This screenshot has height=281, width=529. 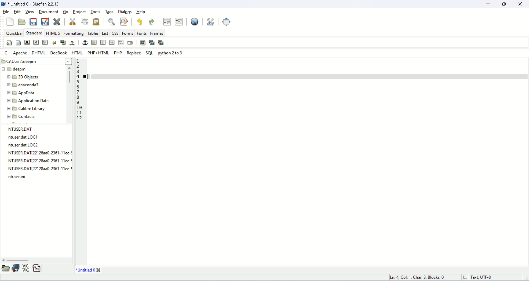 What do you see at coordinates (77, 53) in the screenshot?
I see `HTML` at bounding box center [77, 53].